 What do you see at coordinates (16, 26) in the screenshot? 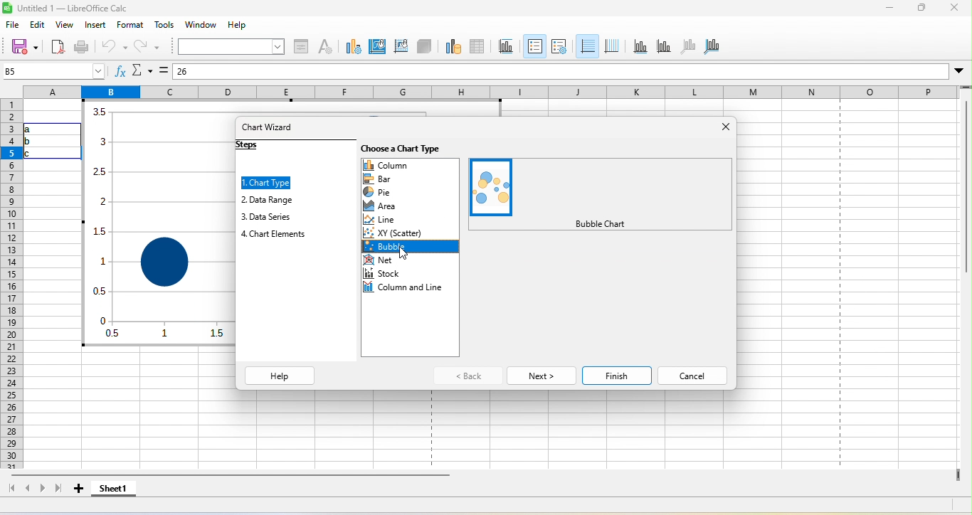
I see `file` at bounding box center [16, 26].